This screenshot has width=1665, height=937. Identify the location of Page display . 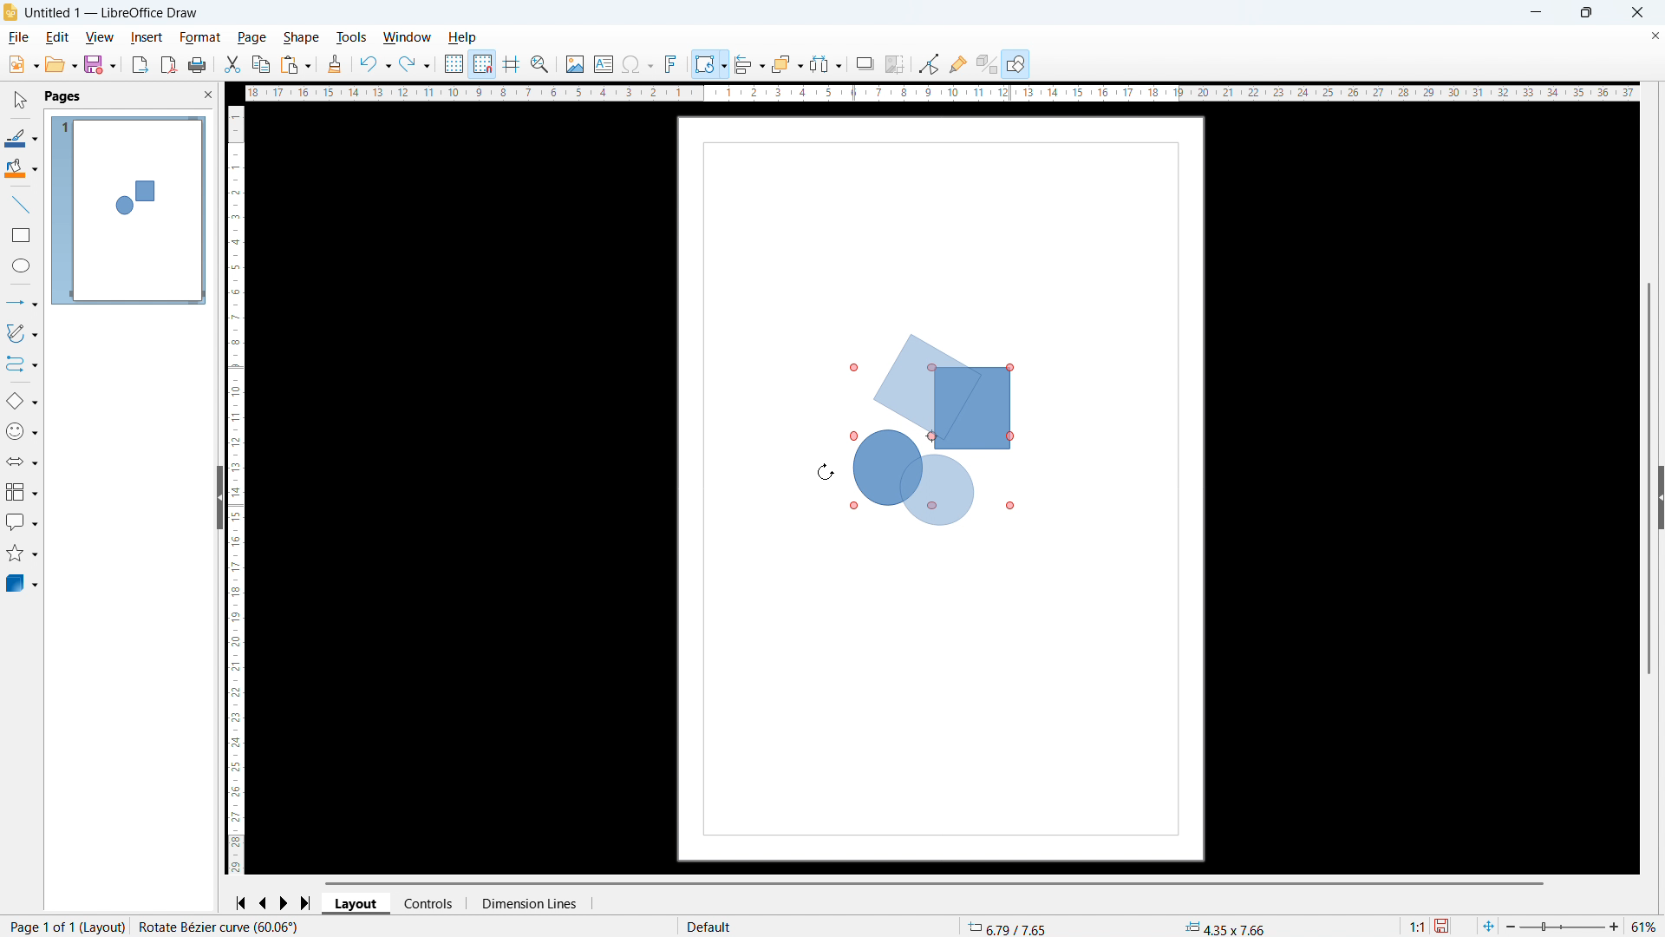
(129, 211).